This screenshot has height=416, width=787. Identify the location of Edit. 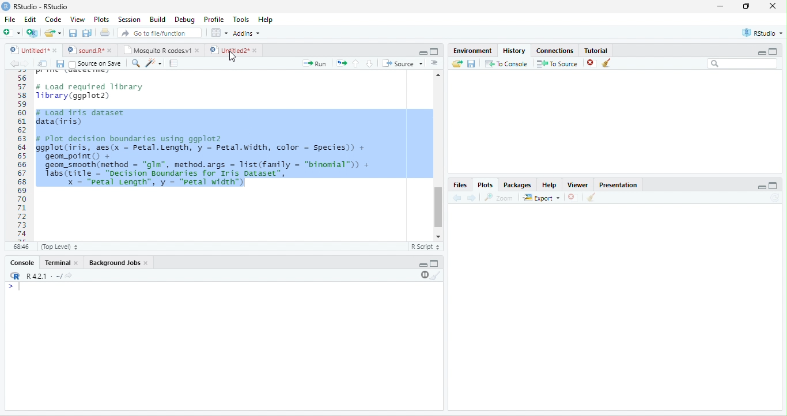
(30, 18).